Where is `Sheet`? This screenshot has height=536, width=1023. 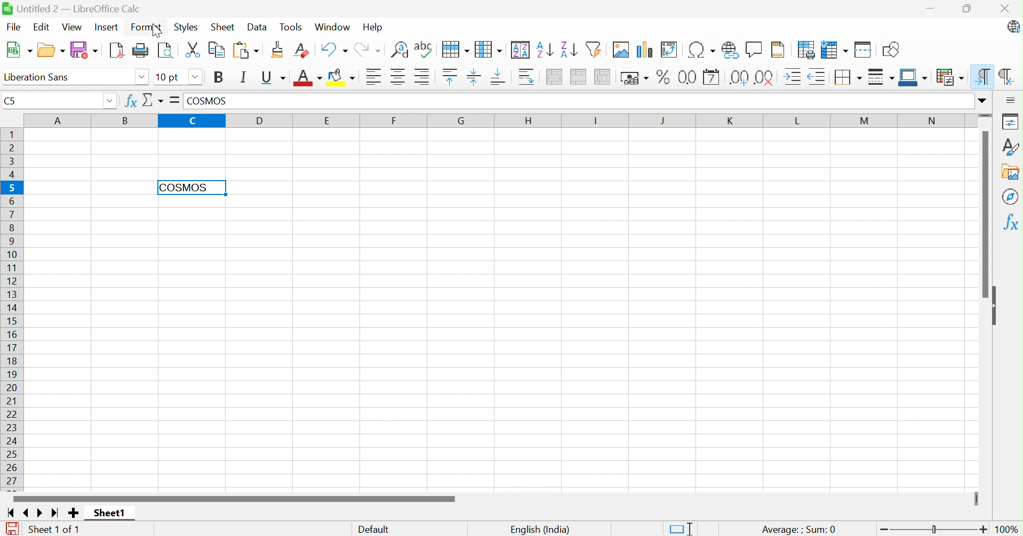
Sheet is located at coordinates (225, 26).